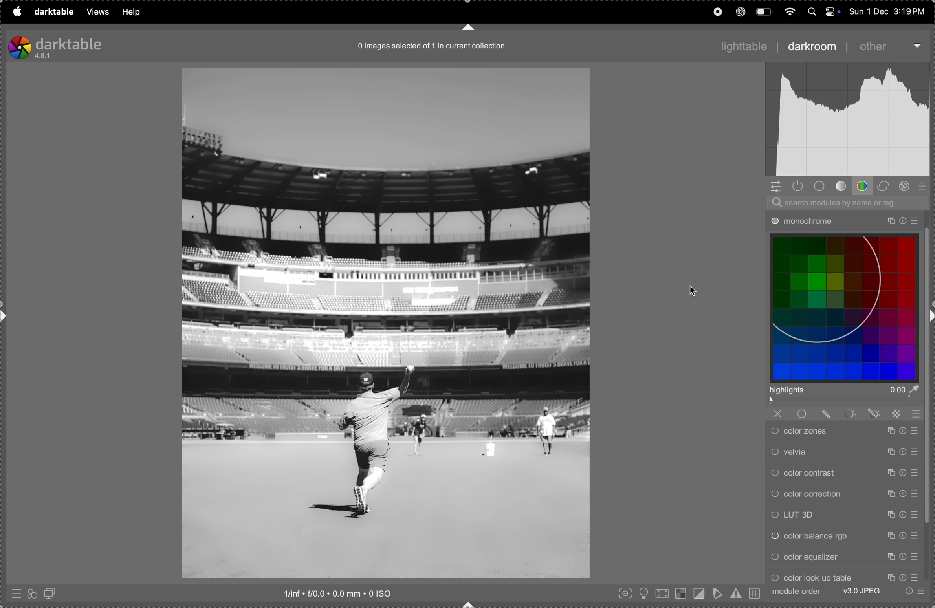  What do you see at coordinates (822, 12) in the screenshot?
I see `apple widgets` at bounding box center [822, 12].